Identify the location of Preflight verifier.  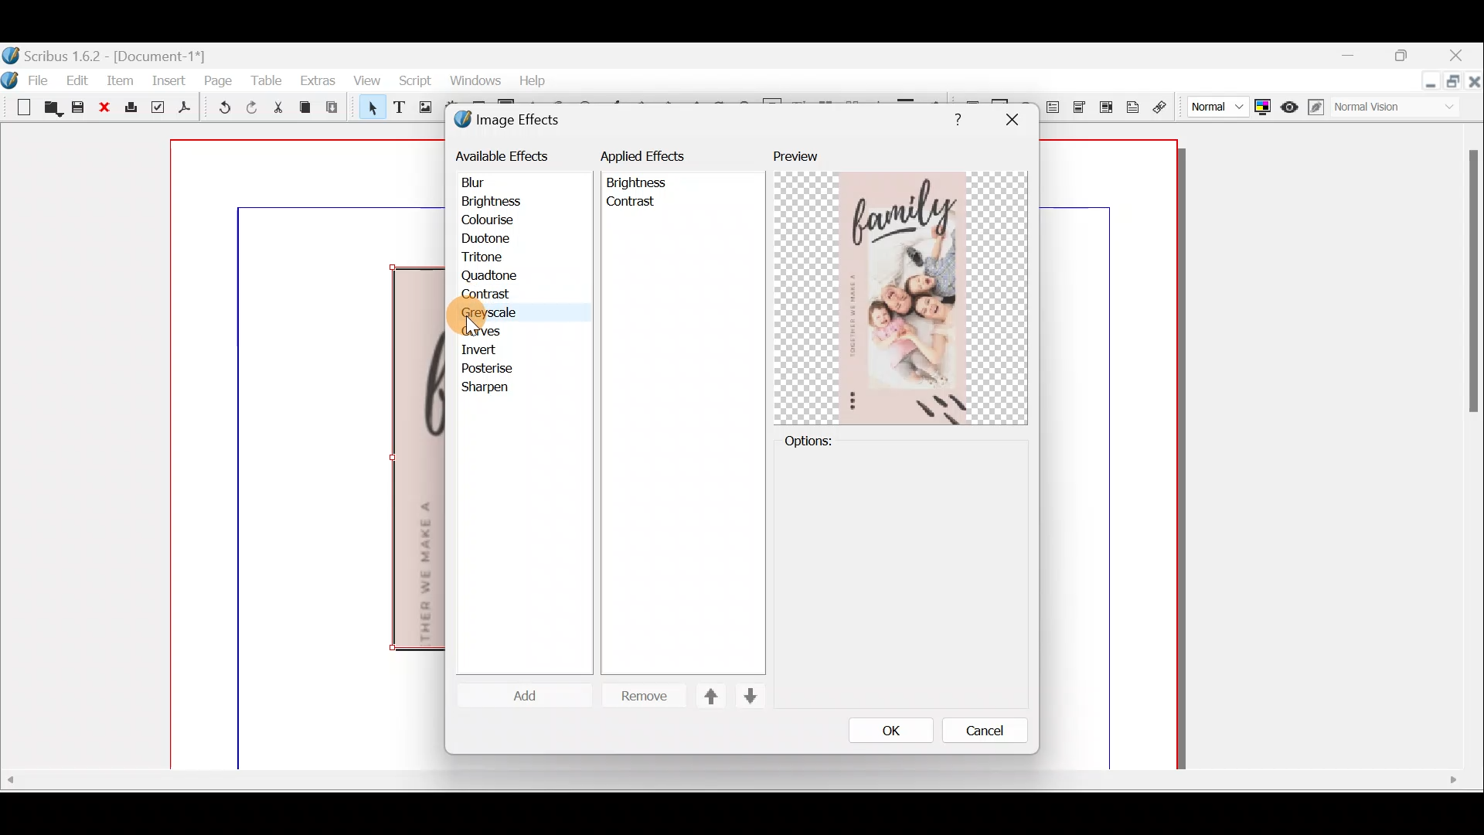
(158, 109).